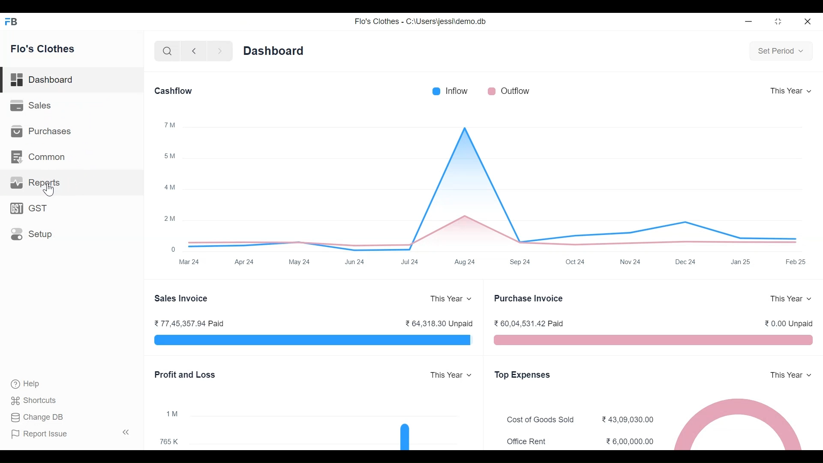 The width and height of the screenshot is (823, 463). Describe the element at coordinates (574, 262) in the screenshot. I see `Oct 24` at that location.